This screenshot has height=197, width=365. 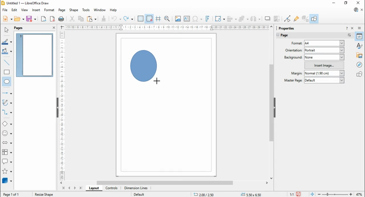 What do you see at coordinates (113, 10) in the screenshot?
I see `help` at bounding box center [113, 10].